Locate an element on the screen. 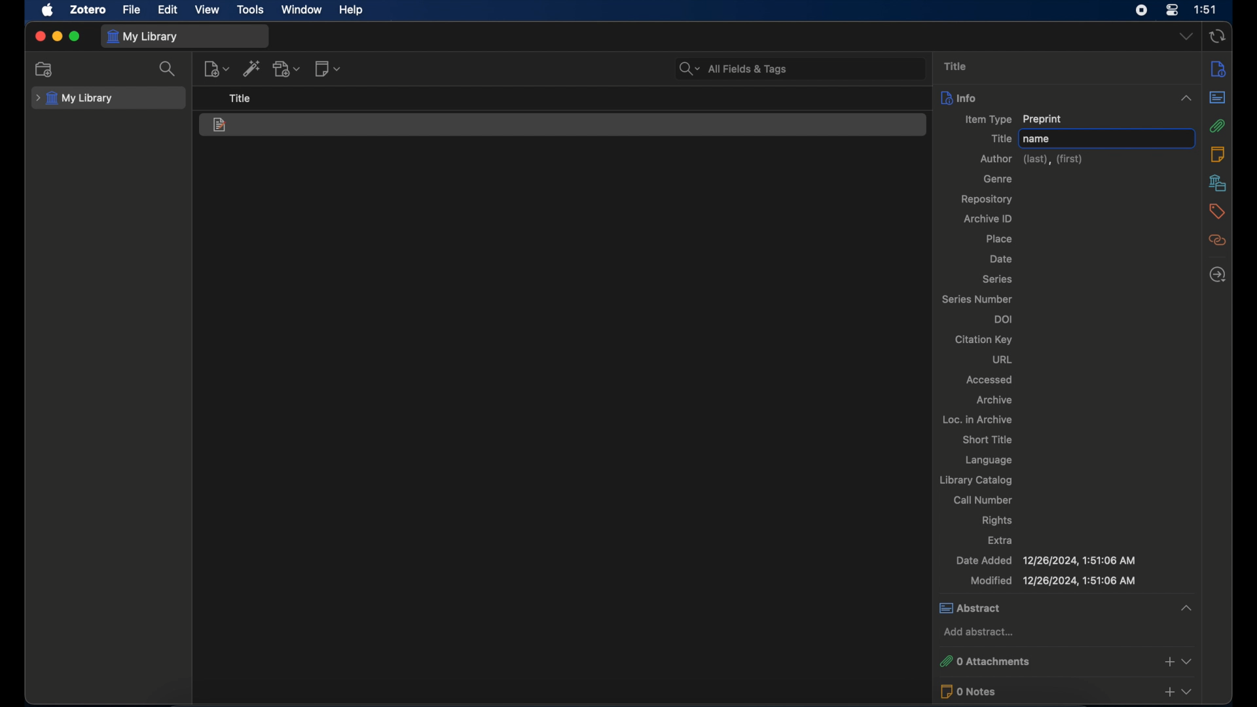 Image resolution: width=1257 pixels, height=707 pixels. apple  is located at coordinates (47, 10).